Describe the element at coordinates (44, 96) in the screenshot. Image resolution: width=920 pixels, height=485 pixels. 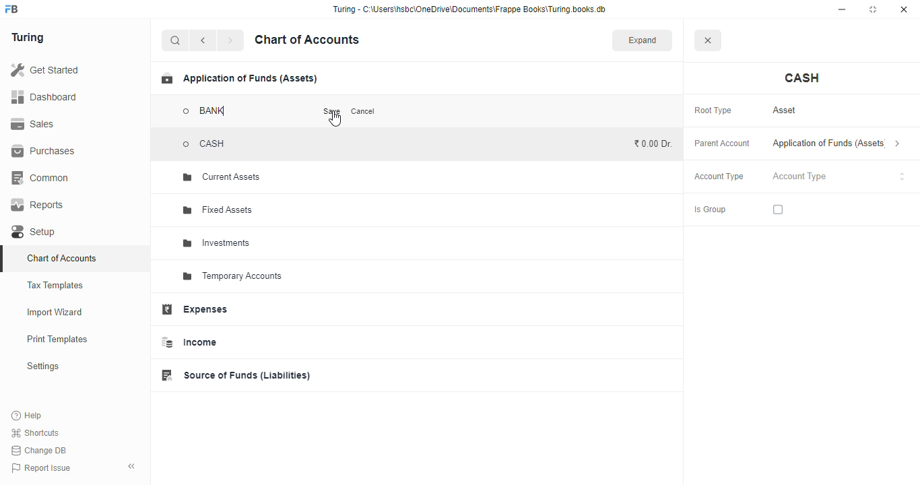
I see `dashboard` at that location.